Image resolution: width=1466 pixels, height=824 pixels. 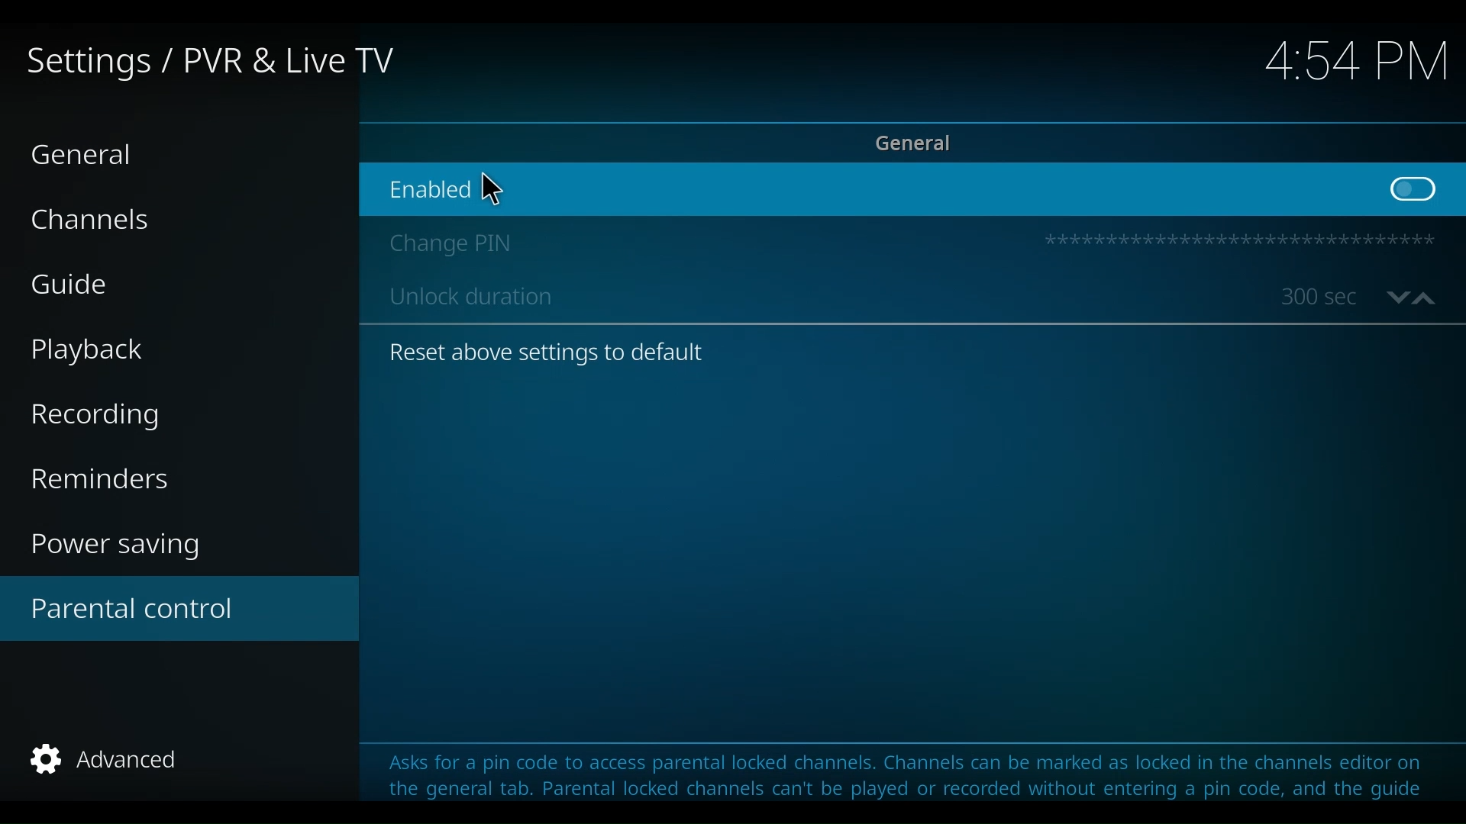 I want to click on Advanced, so click(x=106, y=760).